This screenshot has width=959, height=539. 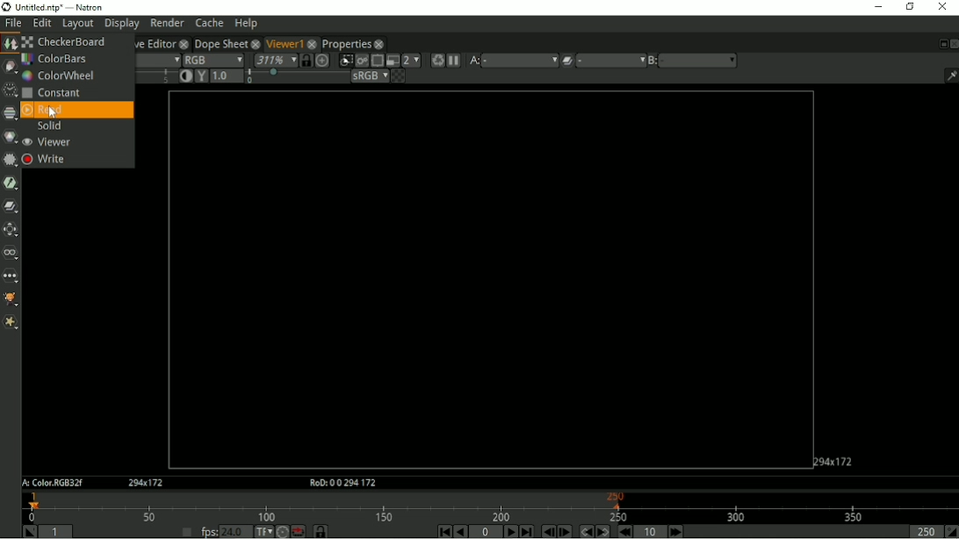 What do you see at coordinates (306, 60) in the screenshot?
I see `Synchronize ` at bounding box center [306, 60].